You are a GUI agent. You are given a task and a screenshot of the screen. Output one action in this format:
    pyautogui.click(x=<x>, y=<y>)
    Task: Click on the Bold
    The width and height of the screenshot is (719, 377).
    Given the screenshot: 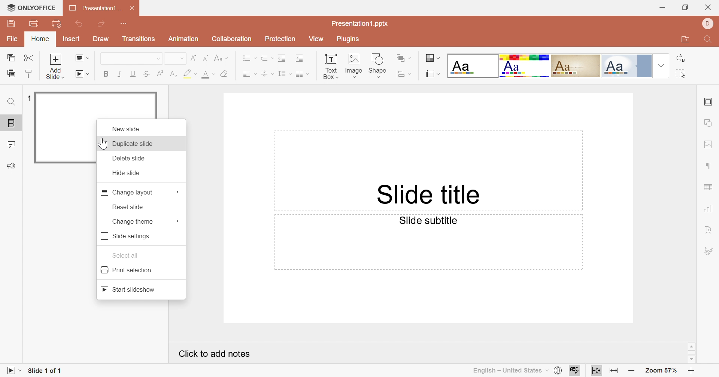 What is the action you would take?
    pyautogui.click(x=106, y=74)
    